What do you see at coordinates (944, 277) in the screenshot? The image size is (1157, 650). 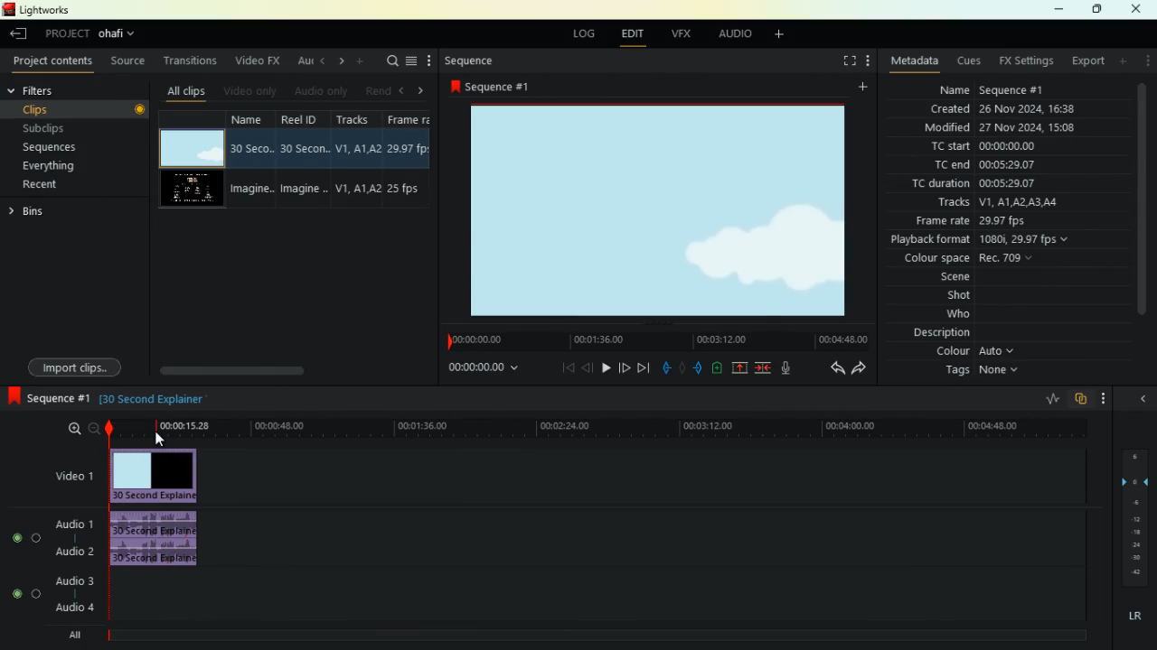 I see `scene` at bounding box center [944, 277].